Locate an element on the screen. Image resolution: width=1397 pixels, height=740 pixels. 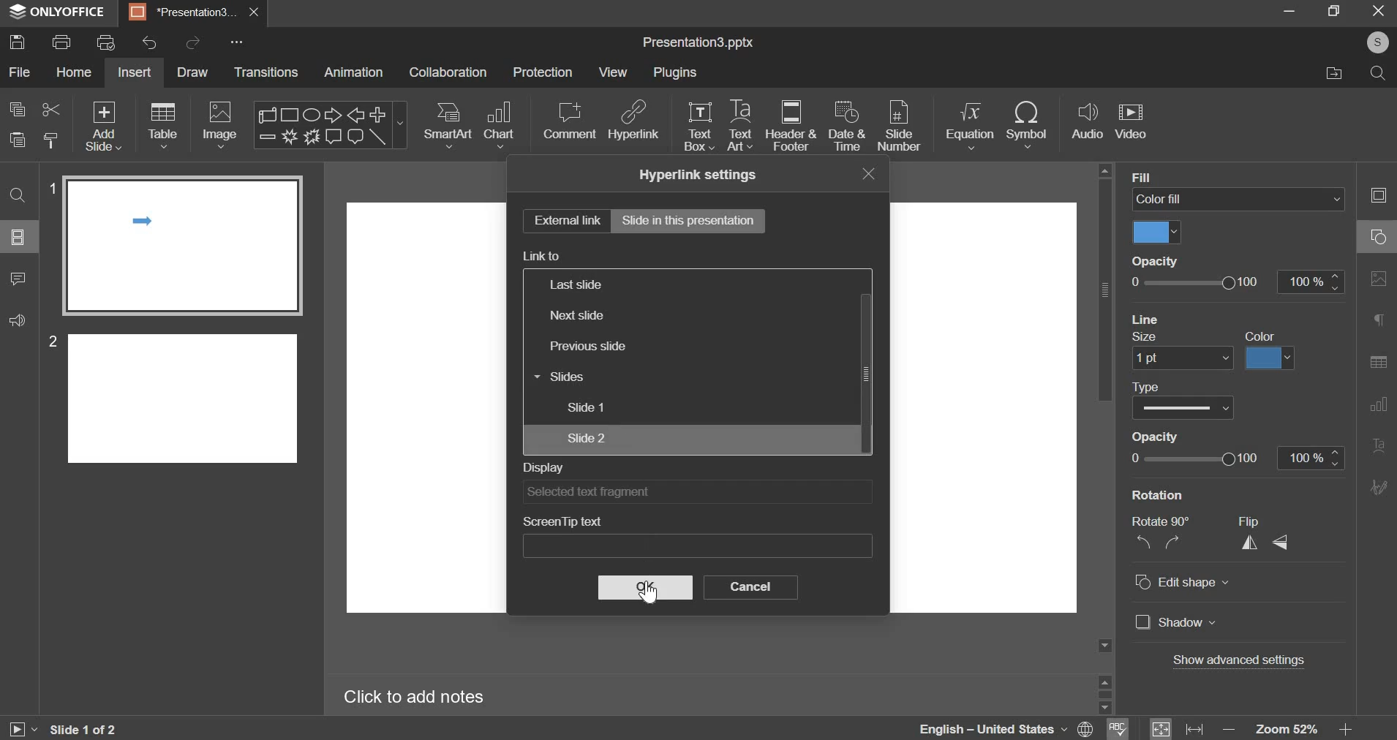
minus is located at coordinates (266, 136).